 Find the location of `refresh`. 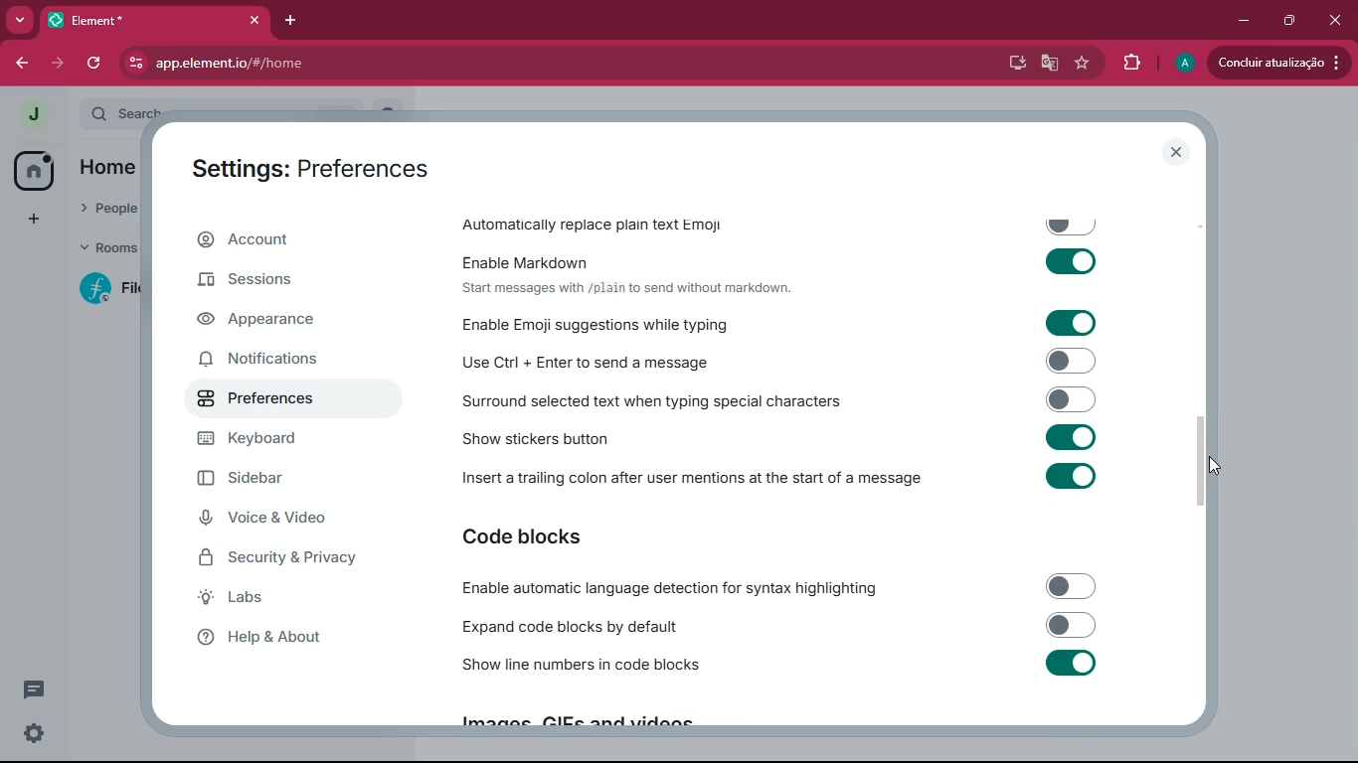

refresh is located at coordinates (93, 65).